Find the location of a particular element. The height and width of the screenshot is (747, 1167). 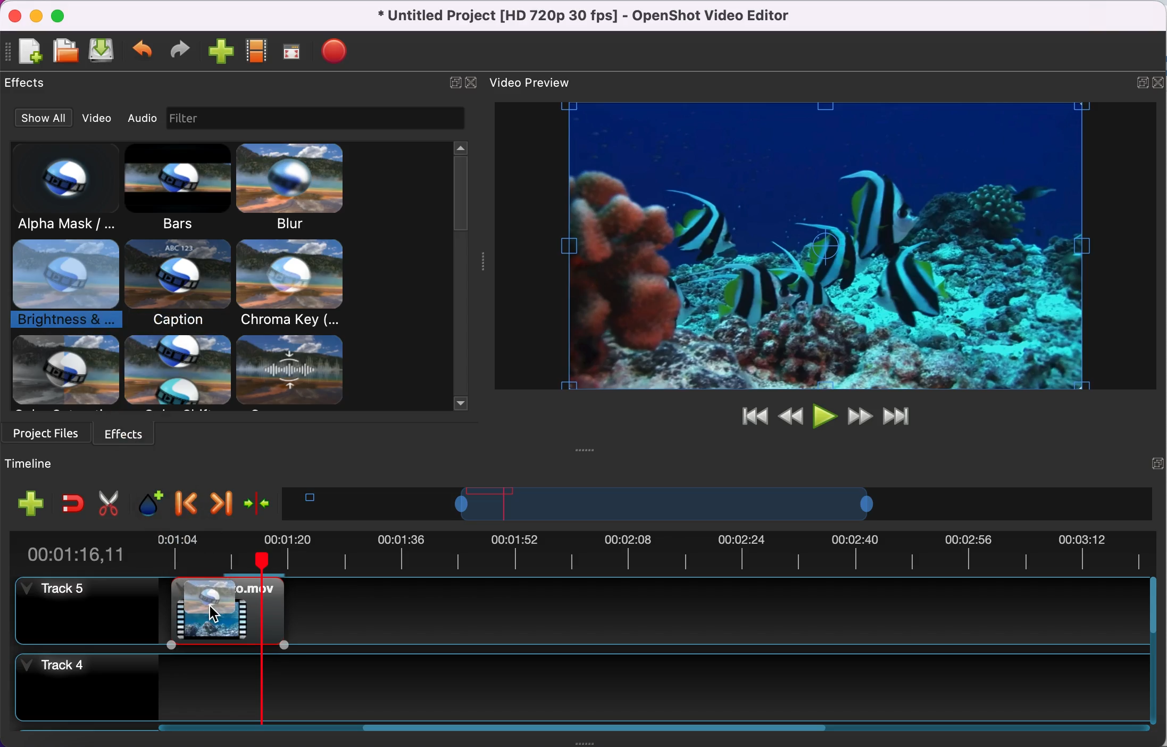

alpha mask is located at coordinates (67, 188).